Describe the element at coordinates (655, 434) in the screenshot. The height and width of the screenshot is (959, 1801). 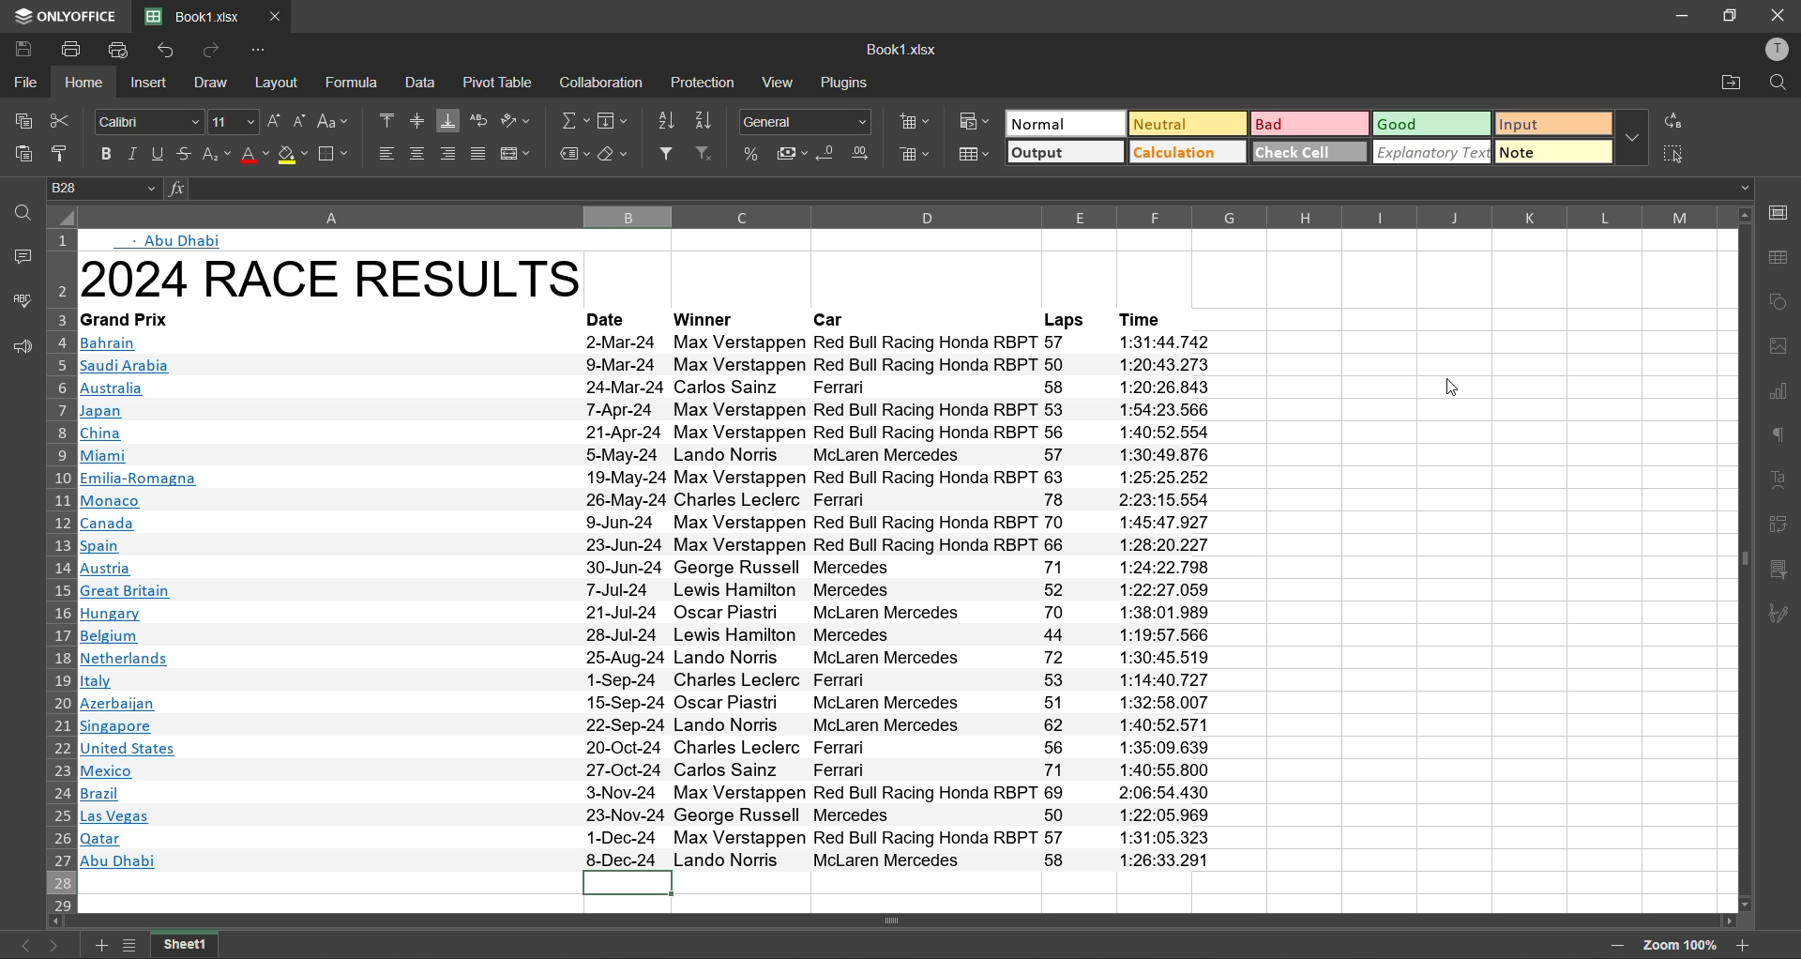
I see `China 21-Apr-24 Max Verstappen Red Bull Racing Honda RBPT 56 1:40:52.554` at that location.